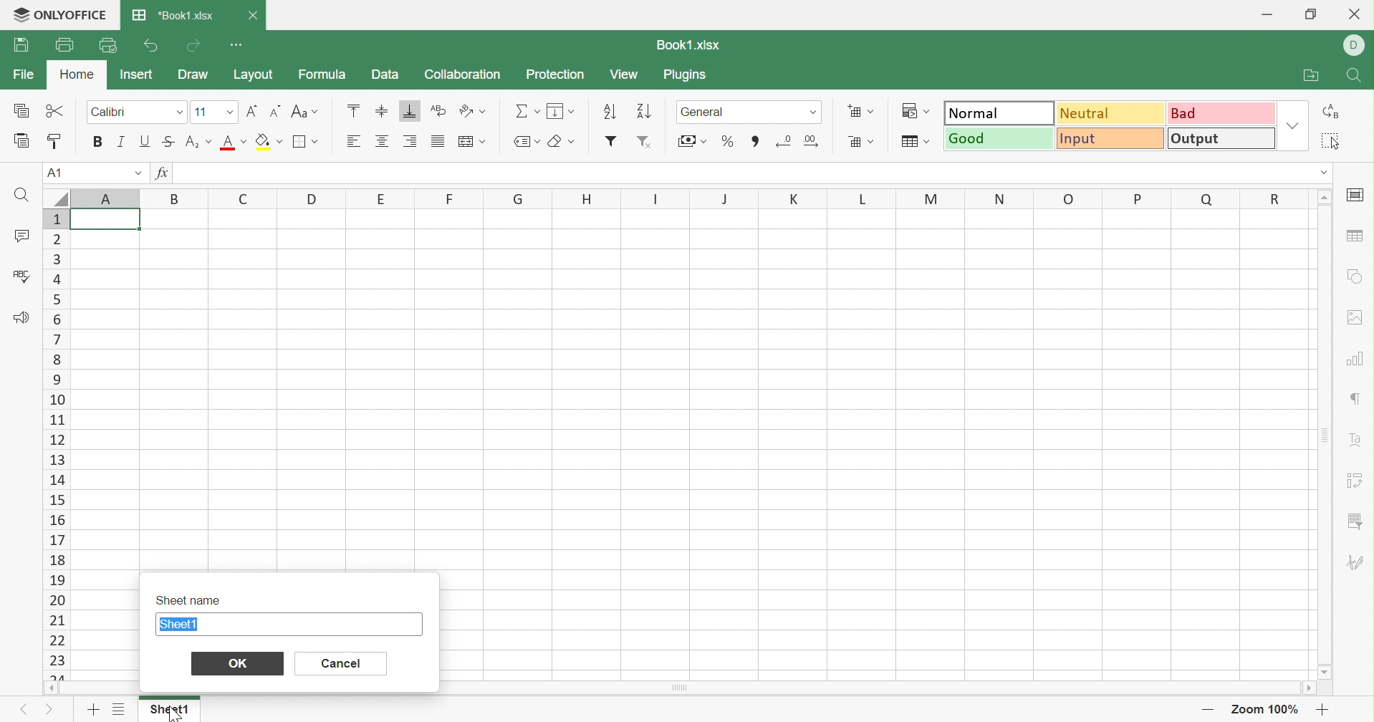  What do you see at coordinates (57, 110) in the screenshot?
I see `Cut` at bounding box center [57, 110].